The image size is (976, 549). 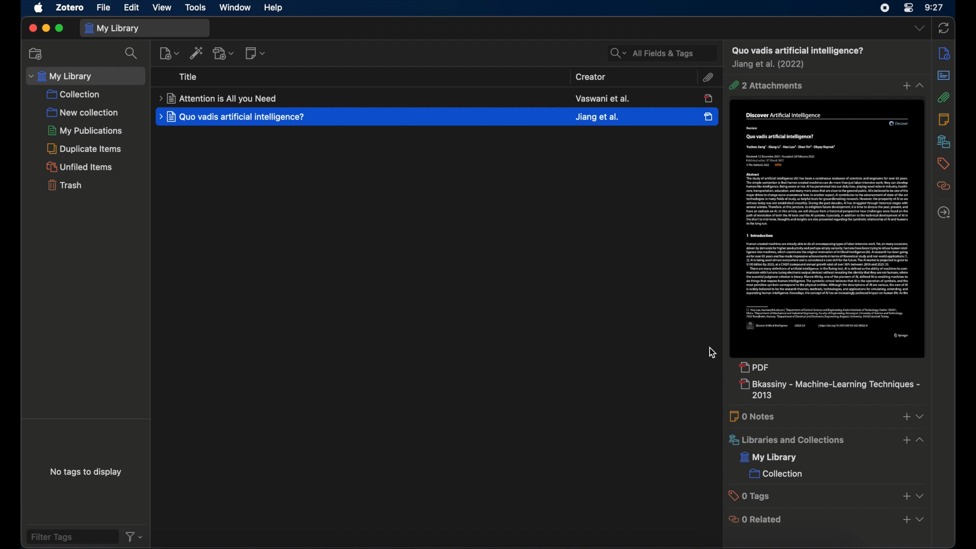 What do you see at coordinates (943, 141) in the screenshot?
I see `libraries and collections` at bounding box center [943, 141].